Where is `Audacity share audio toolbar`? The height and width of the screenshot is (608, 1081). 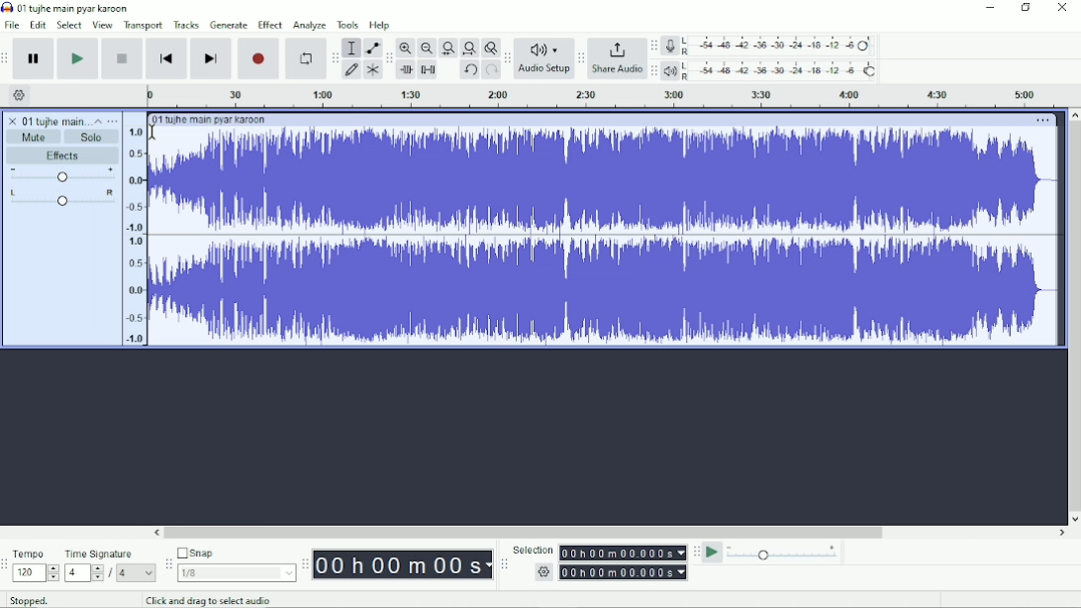 Audacity share audio toolbar is located at coordinates (581, 57).